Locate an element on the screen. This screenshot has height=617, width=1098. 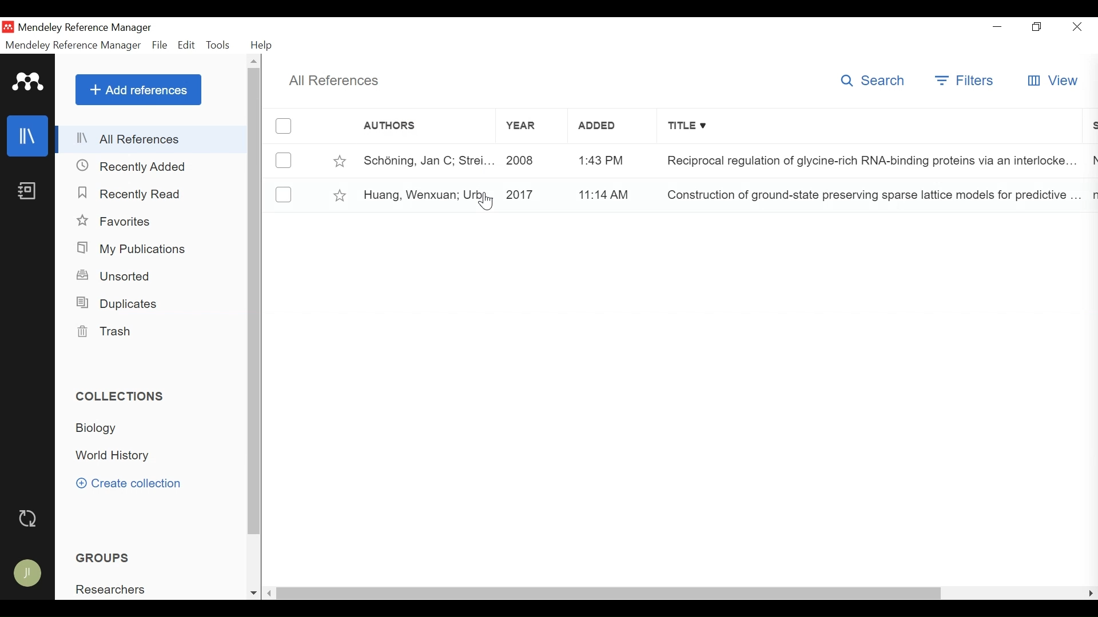
My Publications is located at coordinates (133, 250).